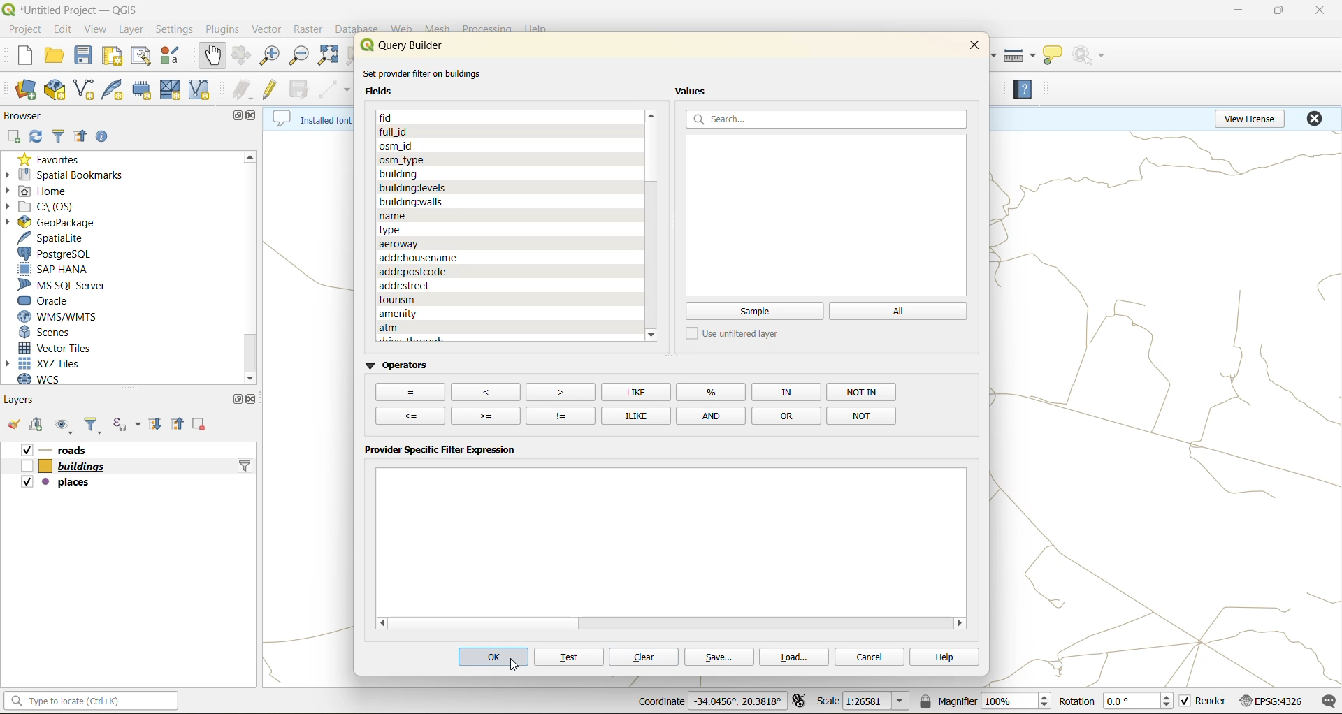  What do you see at coordinates (1278, 11) in the screenshot?
I see `maximize` at bounding box center [1278, 11].